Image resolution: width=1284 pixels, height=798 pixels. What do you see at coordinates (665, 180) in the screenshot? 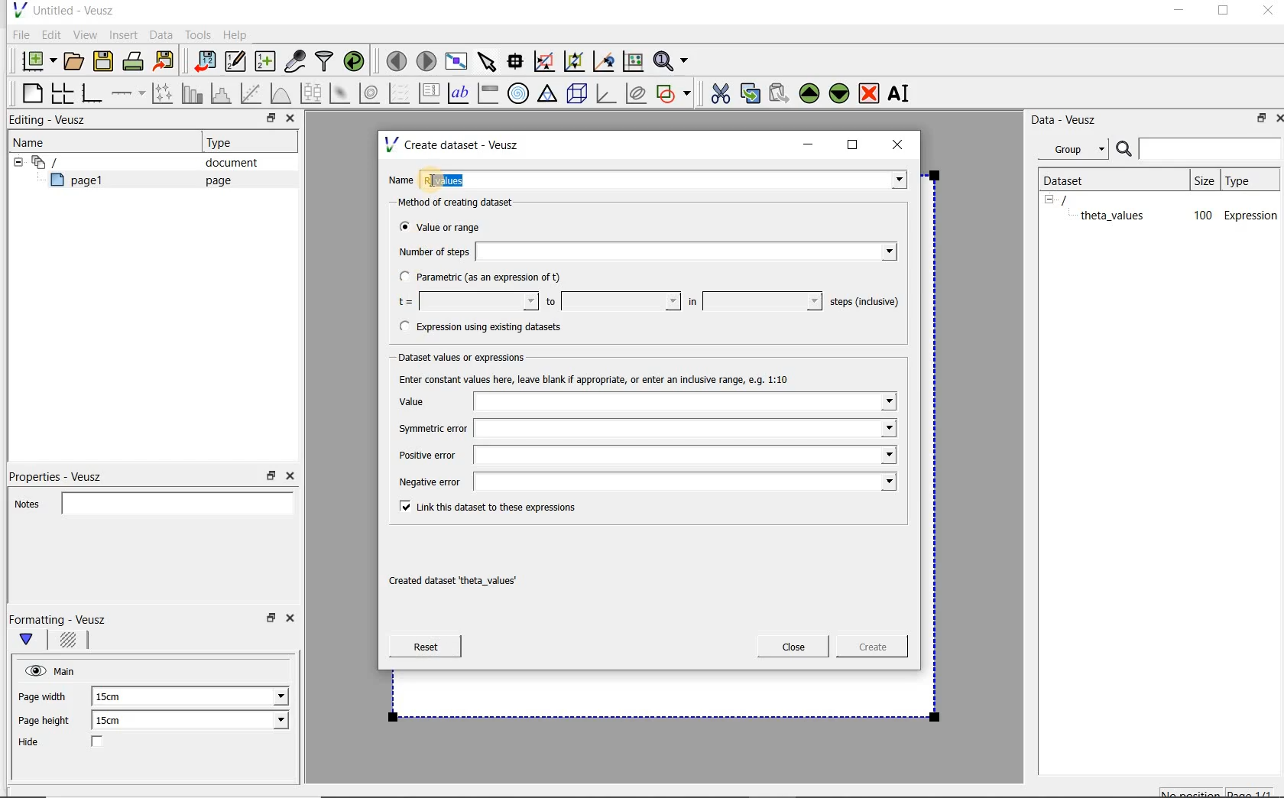
I see `r_values` at bounding box center [665, 180].